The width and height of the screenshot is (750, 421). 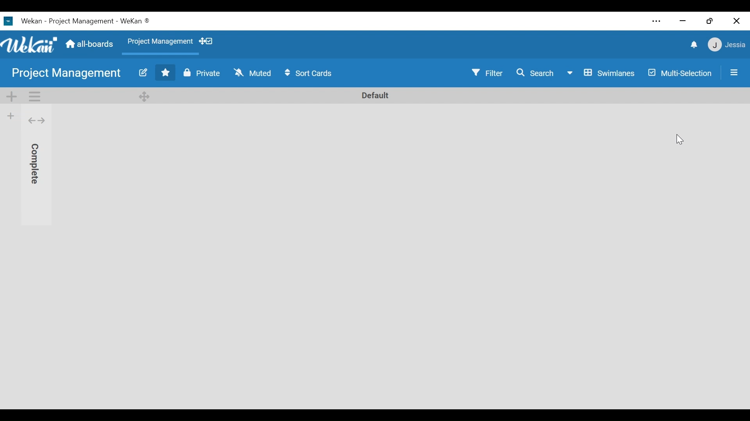 What do you see at coordinates (537, 73) in the screenshot?
I see `Search` at bounding box center [537, 73].